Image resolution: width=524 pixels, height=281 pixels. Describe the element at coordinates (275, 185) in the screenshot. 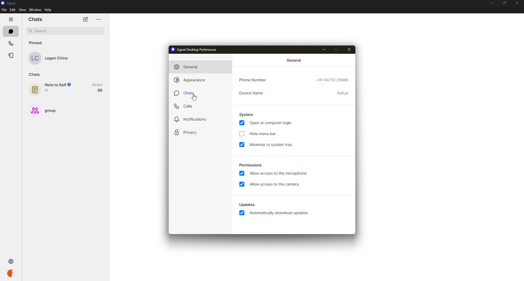

I see `allow access to camera` at that location.